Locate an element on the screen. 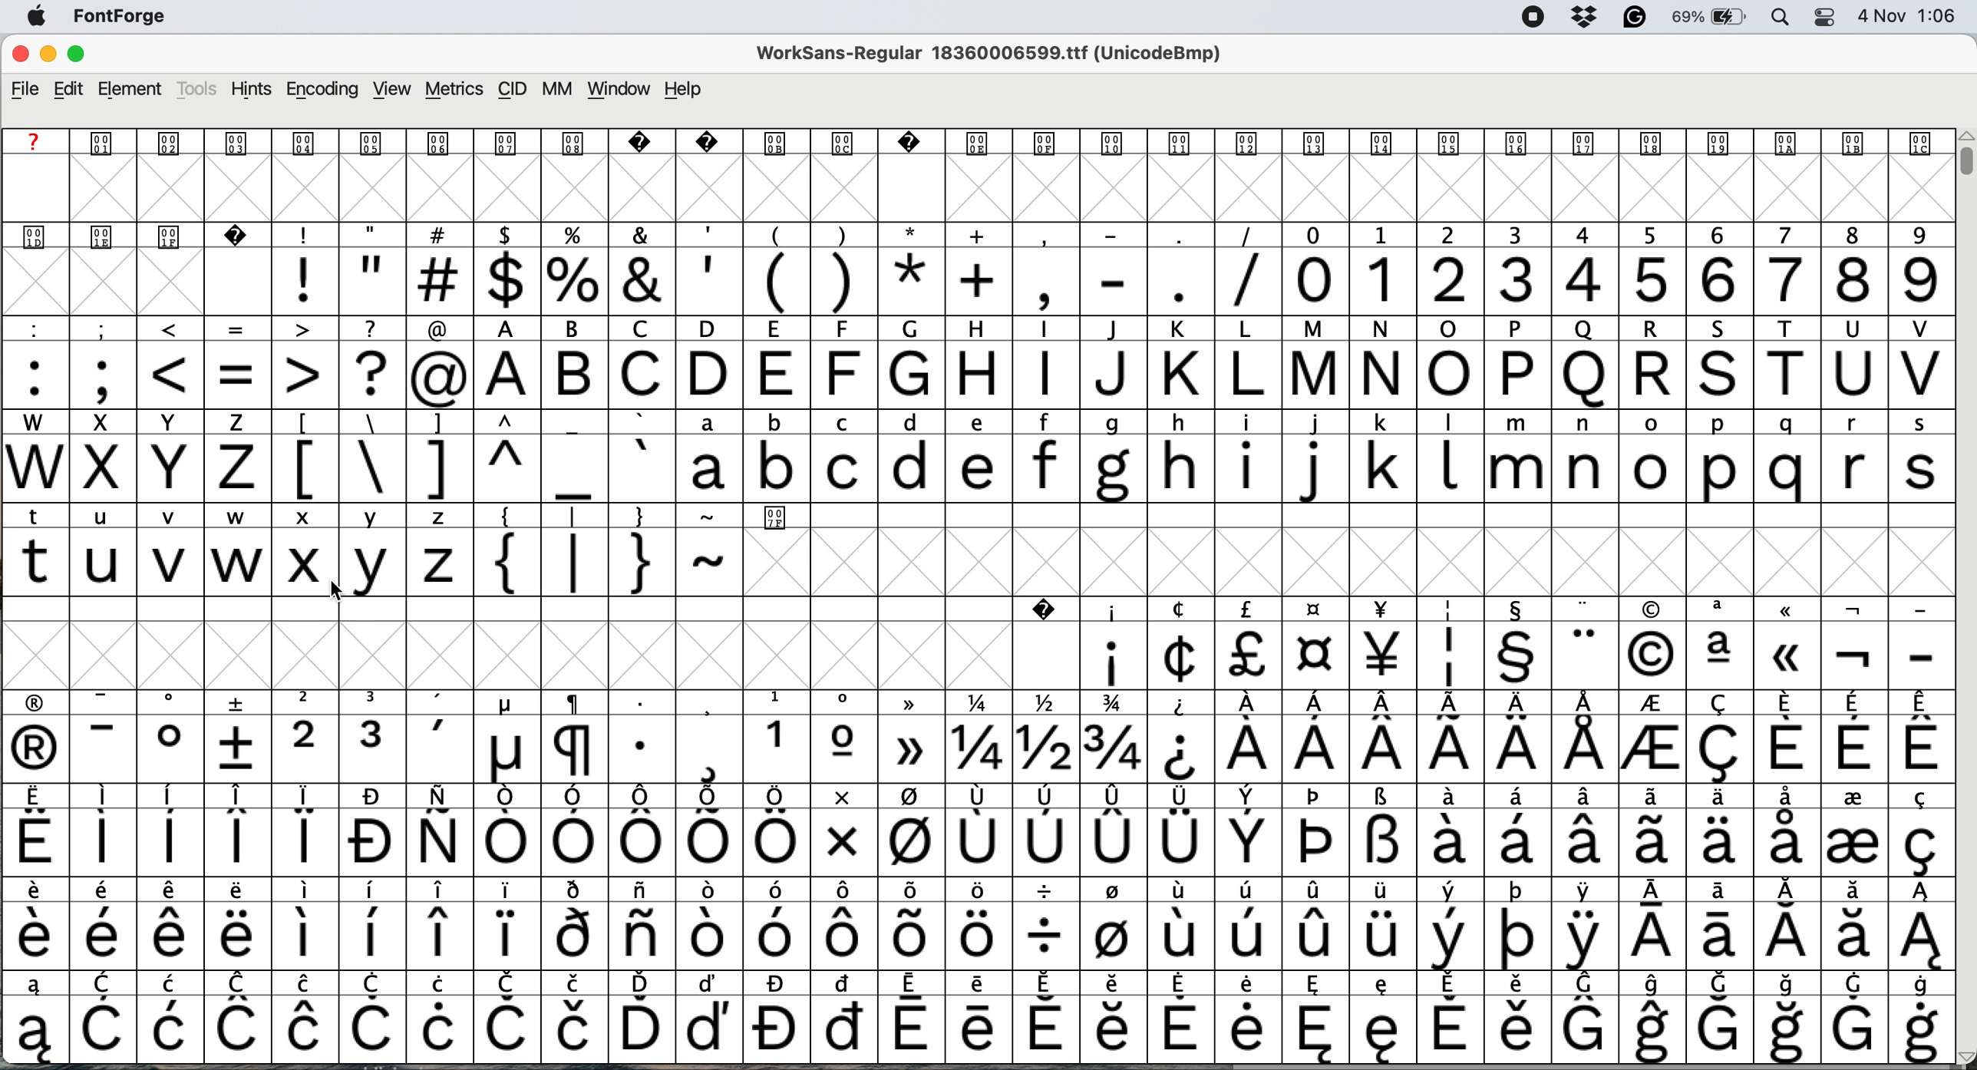  special characters is located at coordinates (975, 799).